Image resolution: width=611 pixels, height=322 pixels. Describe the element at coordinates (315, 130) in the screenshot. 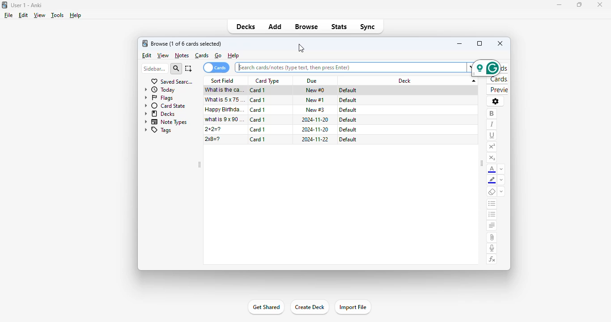

I see `2024-11-20` at that location.